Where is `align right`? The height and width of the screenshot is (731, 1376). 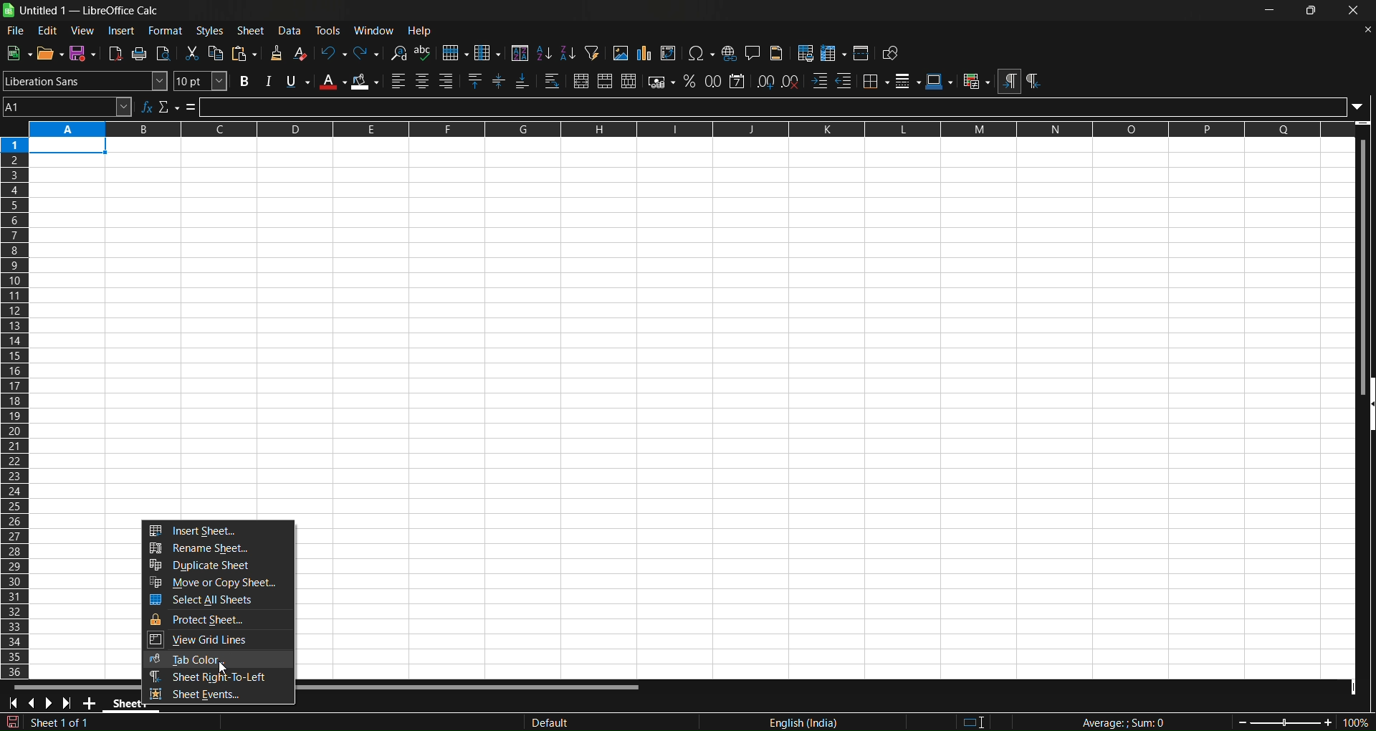 align right is located at coordinates (449, 82).